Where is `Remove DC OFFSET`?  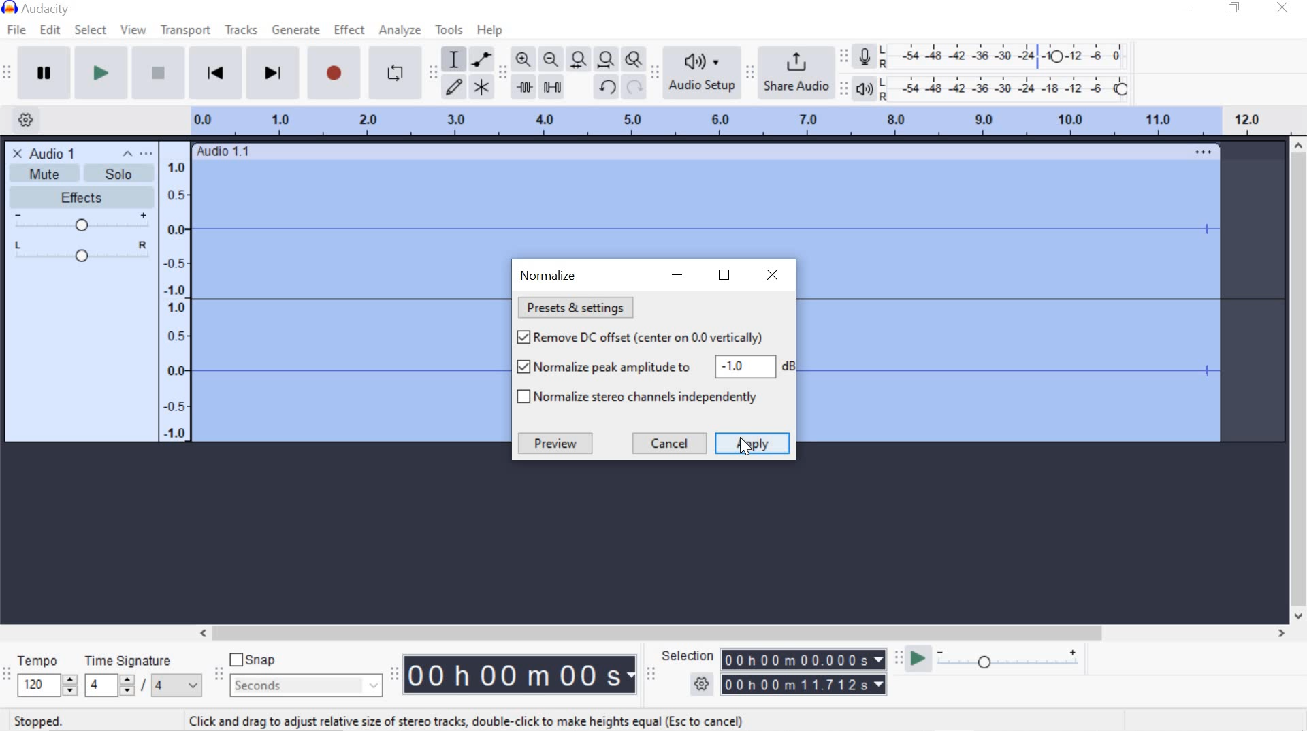
Remove DC OFFSET is located at coordinates (653, 336).